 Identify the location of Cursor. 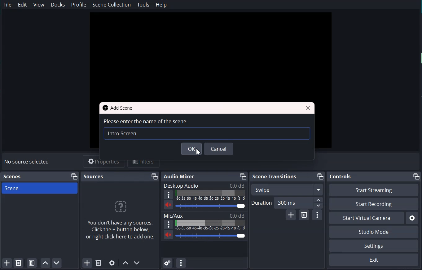
(199, 152).